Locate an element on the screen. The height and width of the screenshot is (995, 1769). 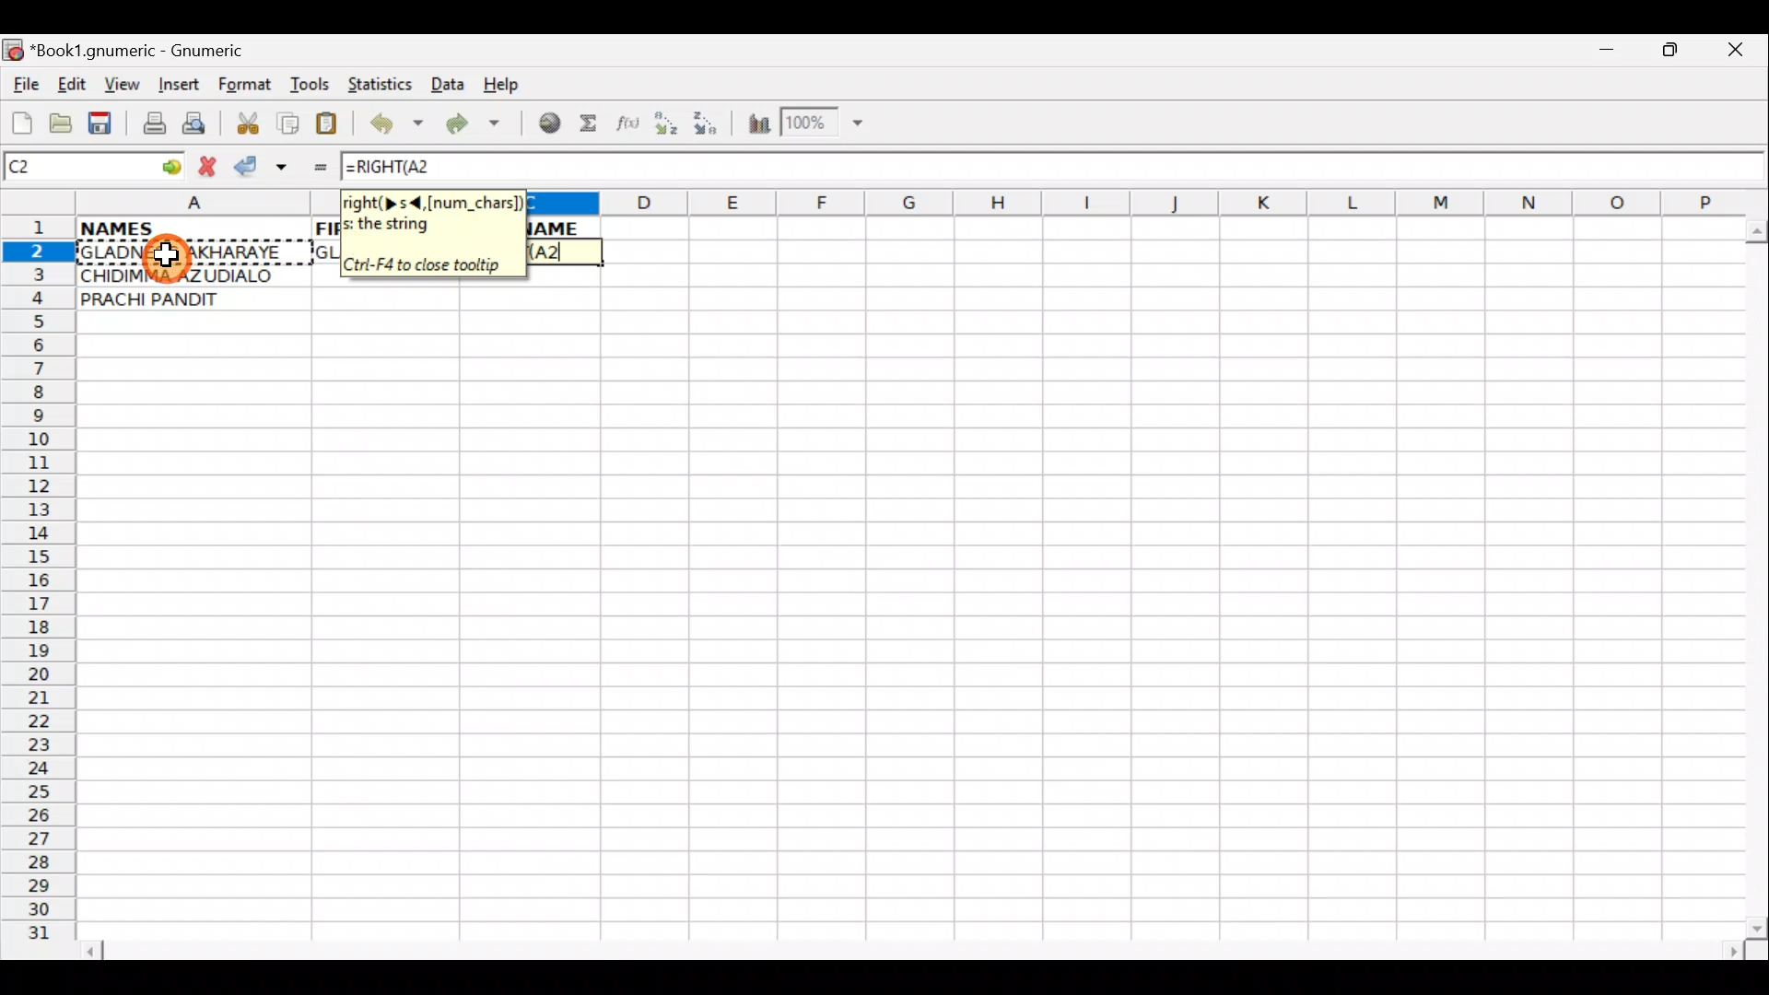
*Book1.gnumeric - Gnumeric is located at coordinates (154, 51).